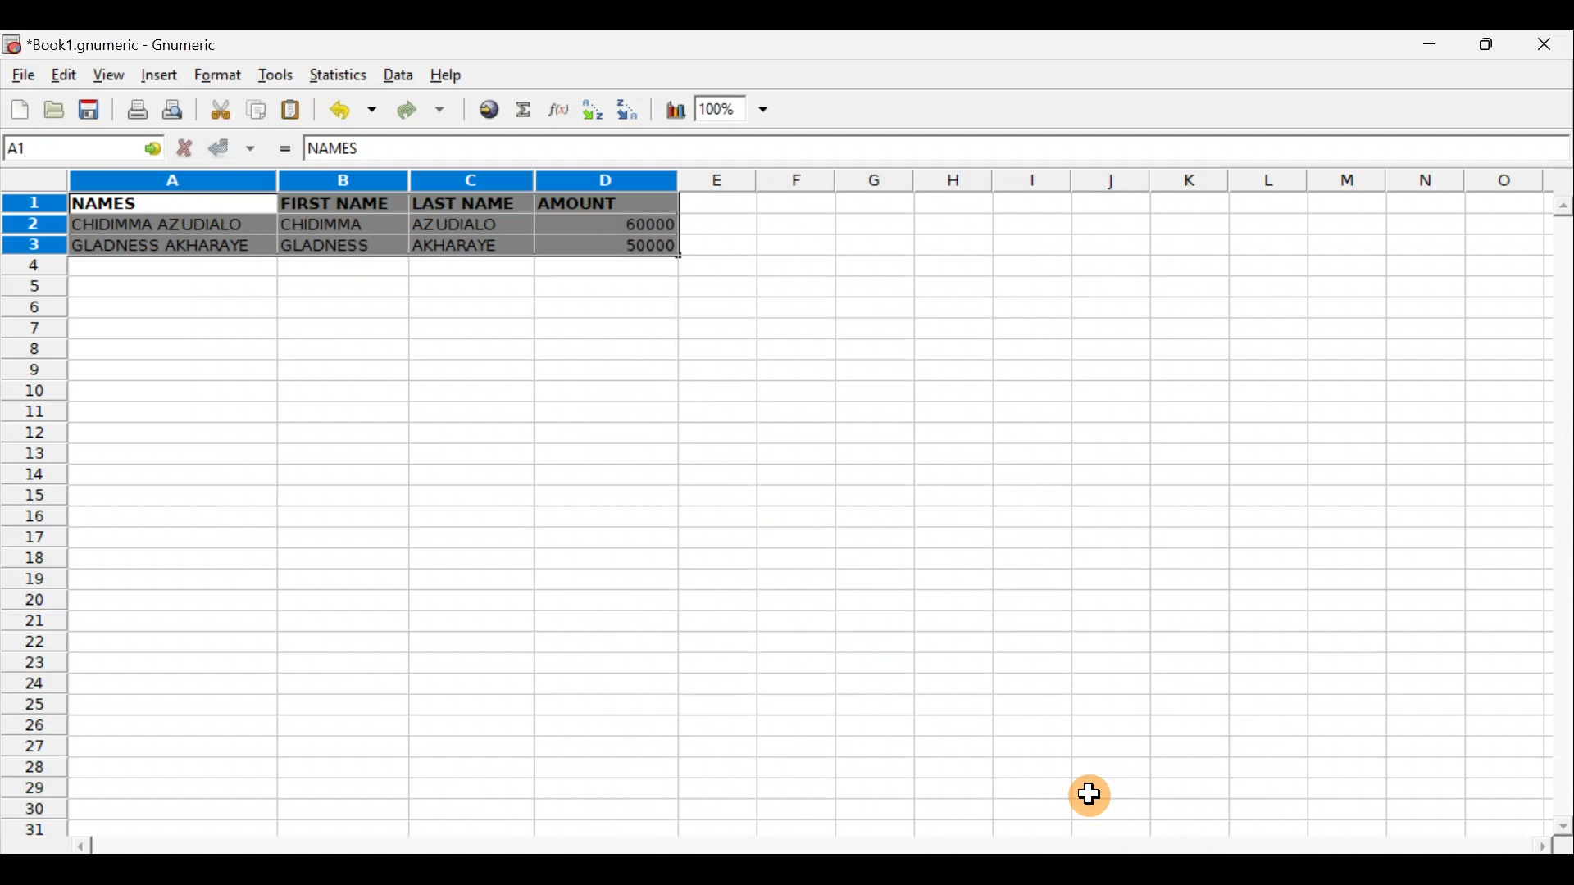 The image size is (1574, 885). I want to click on Cut selection, so click(225, 112).